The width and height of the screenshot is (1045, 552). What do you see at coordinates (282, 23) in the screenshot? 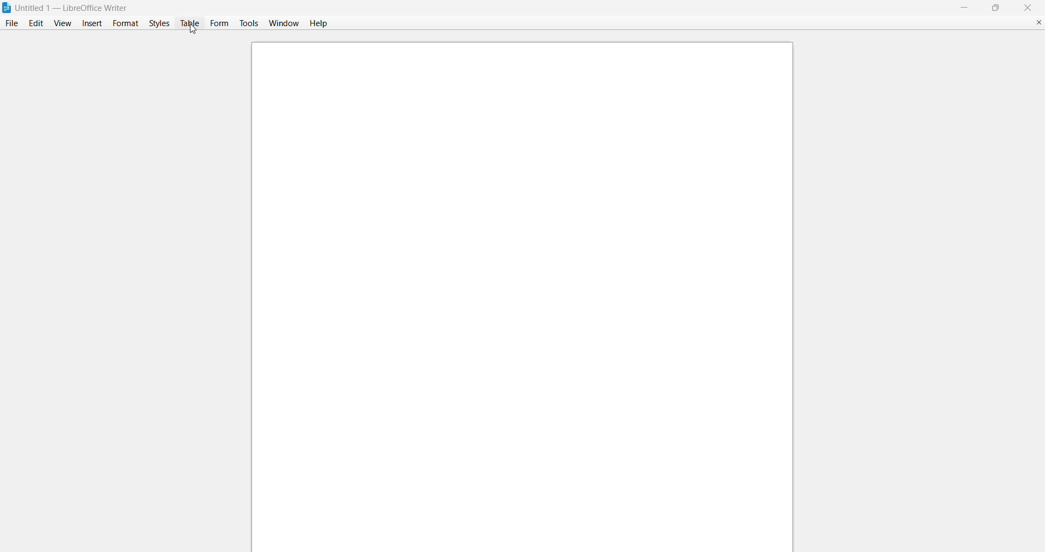
I see `window` at bounding box center [282, 23].